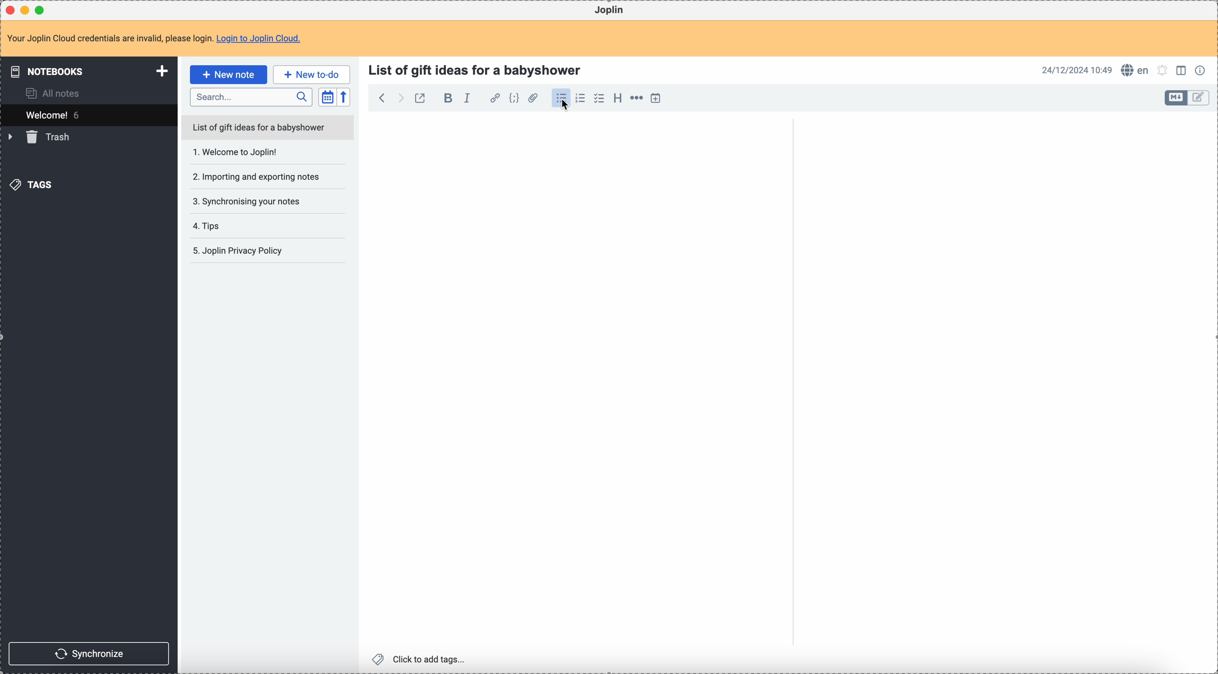 This screenshot has width=1218, height=674. What do you see at coordinates (312, 74) in the screenshot?
I see `new to-do` at bounding box center [312, 74].